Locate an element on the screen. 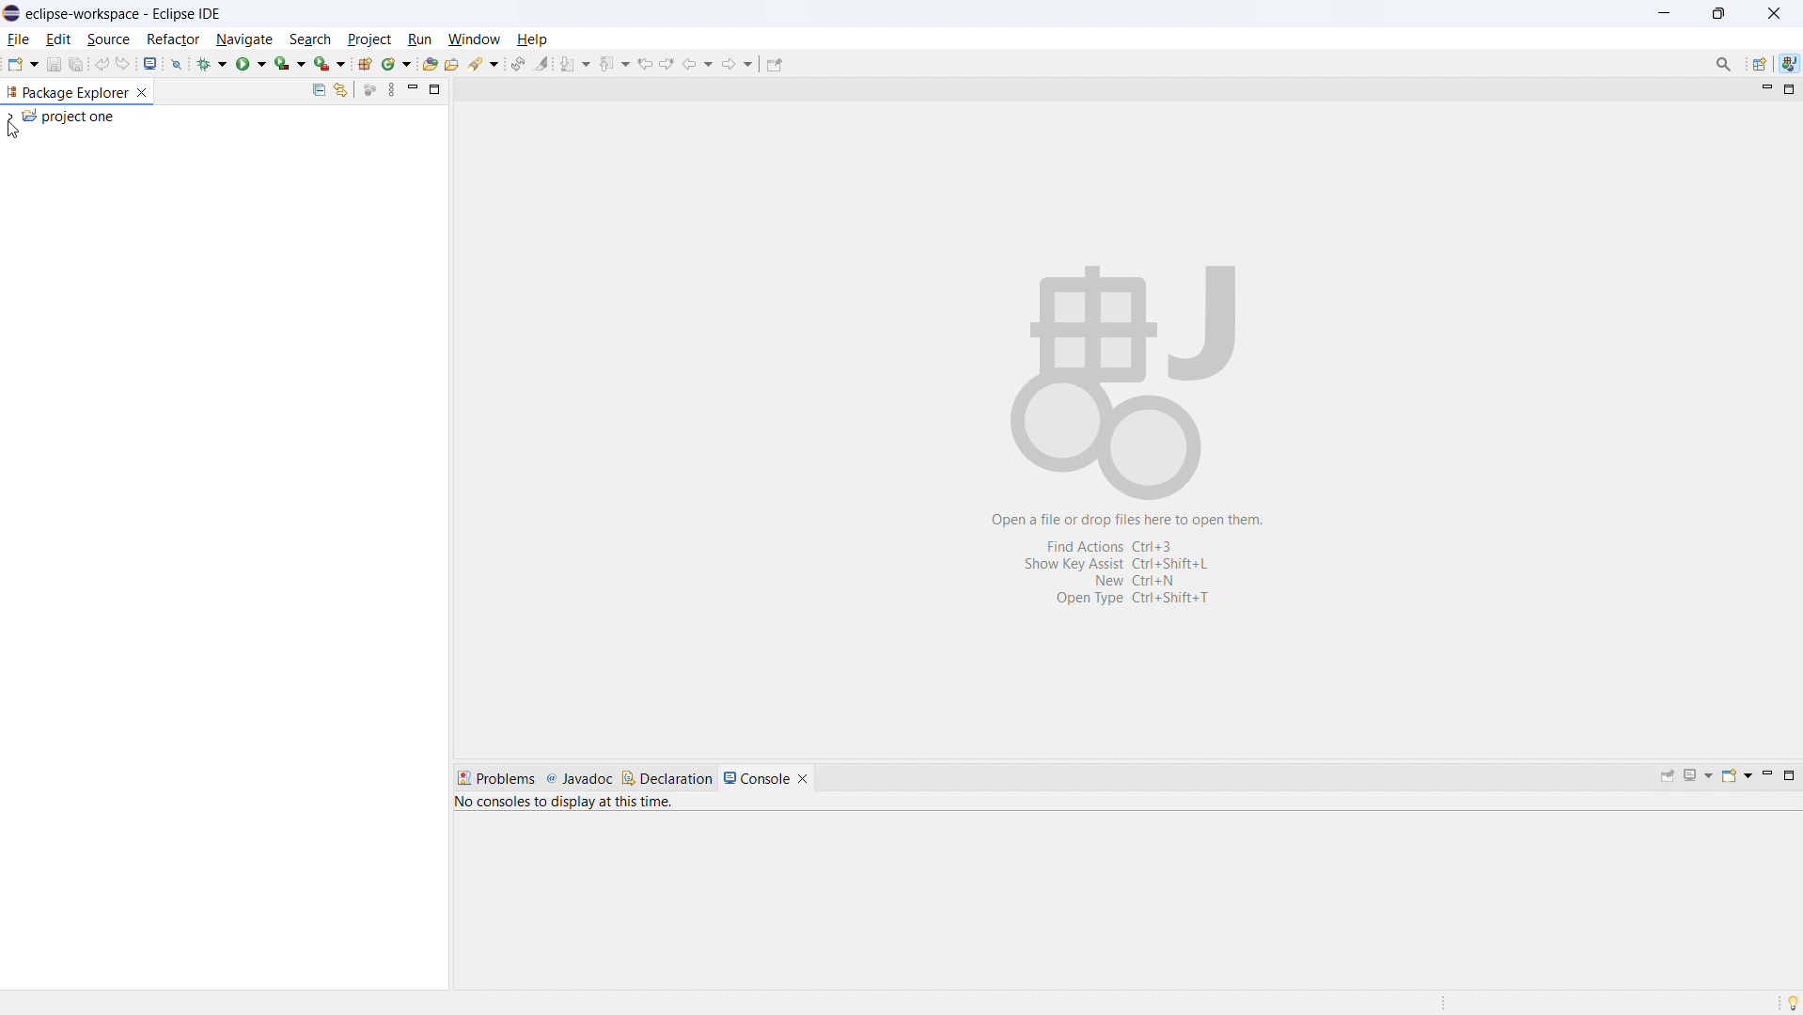  view menu is located at coordinates (392, 89).